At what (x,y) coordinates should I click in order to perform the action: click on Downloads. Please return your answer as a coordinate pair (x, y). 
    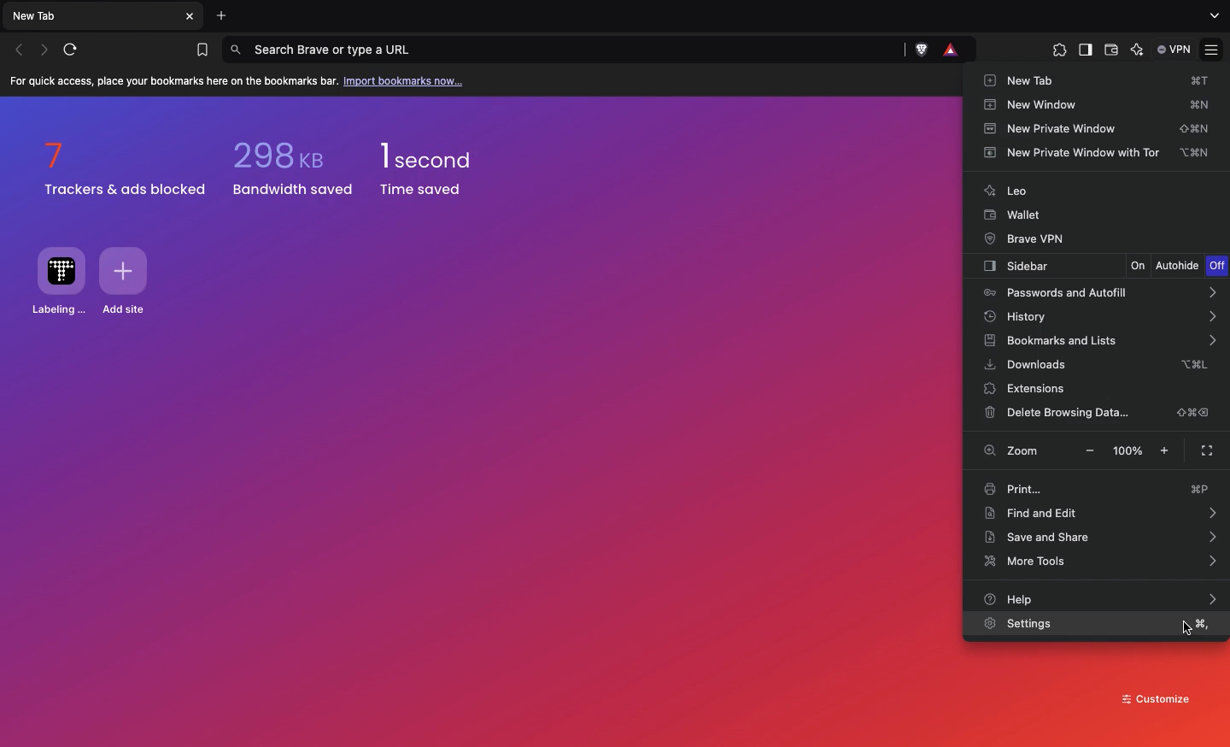
    Looking at the image, I should click on (1097, 366).